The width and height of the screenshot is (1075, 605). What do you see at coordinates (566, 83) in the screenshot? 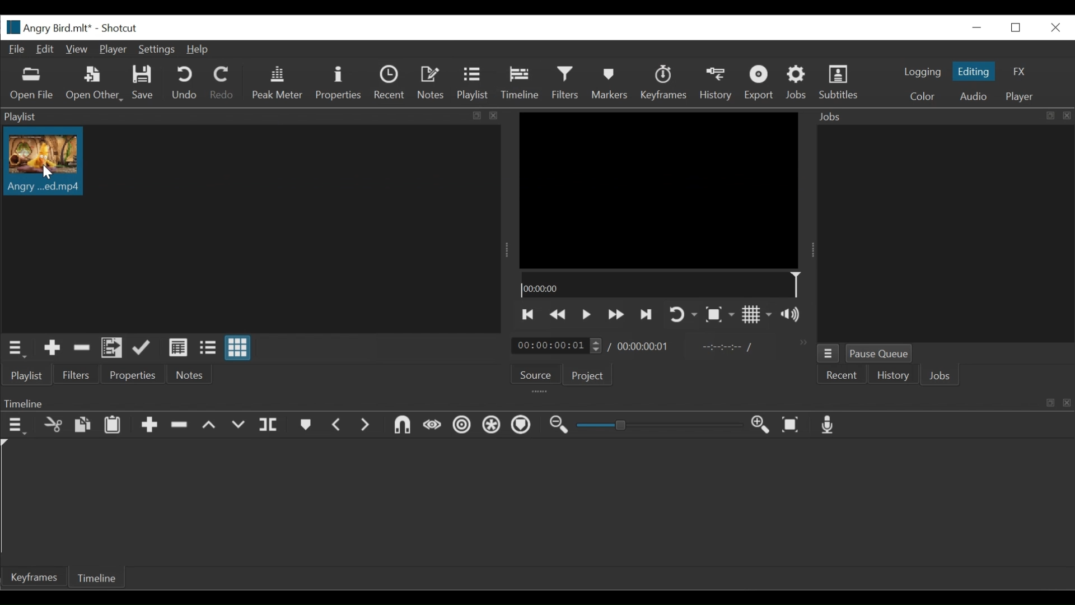
I see `Filters` at bounding box center [566, 83].